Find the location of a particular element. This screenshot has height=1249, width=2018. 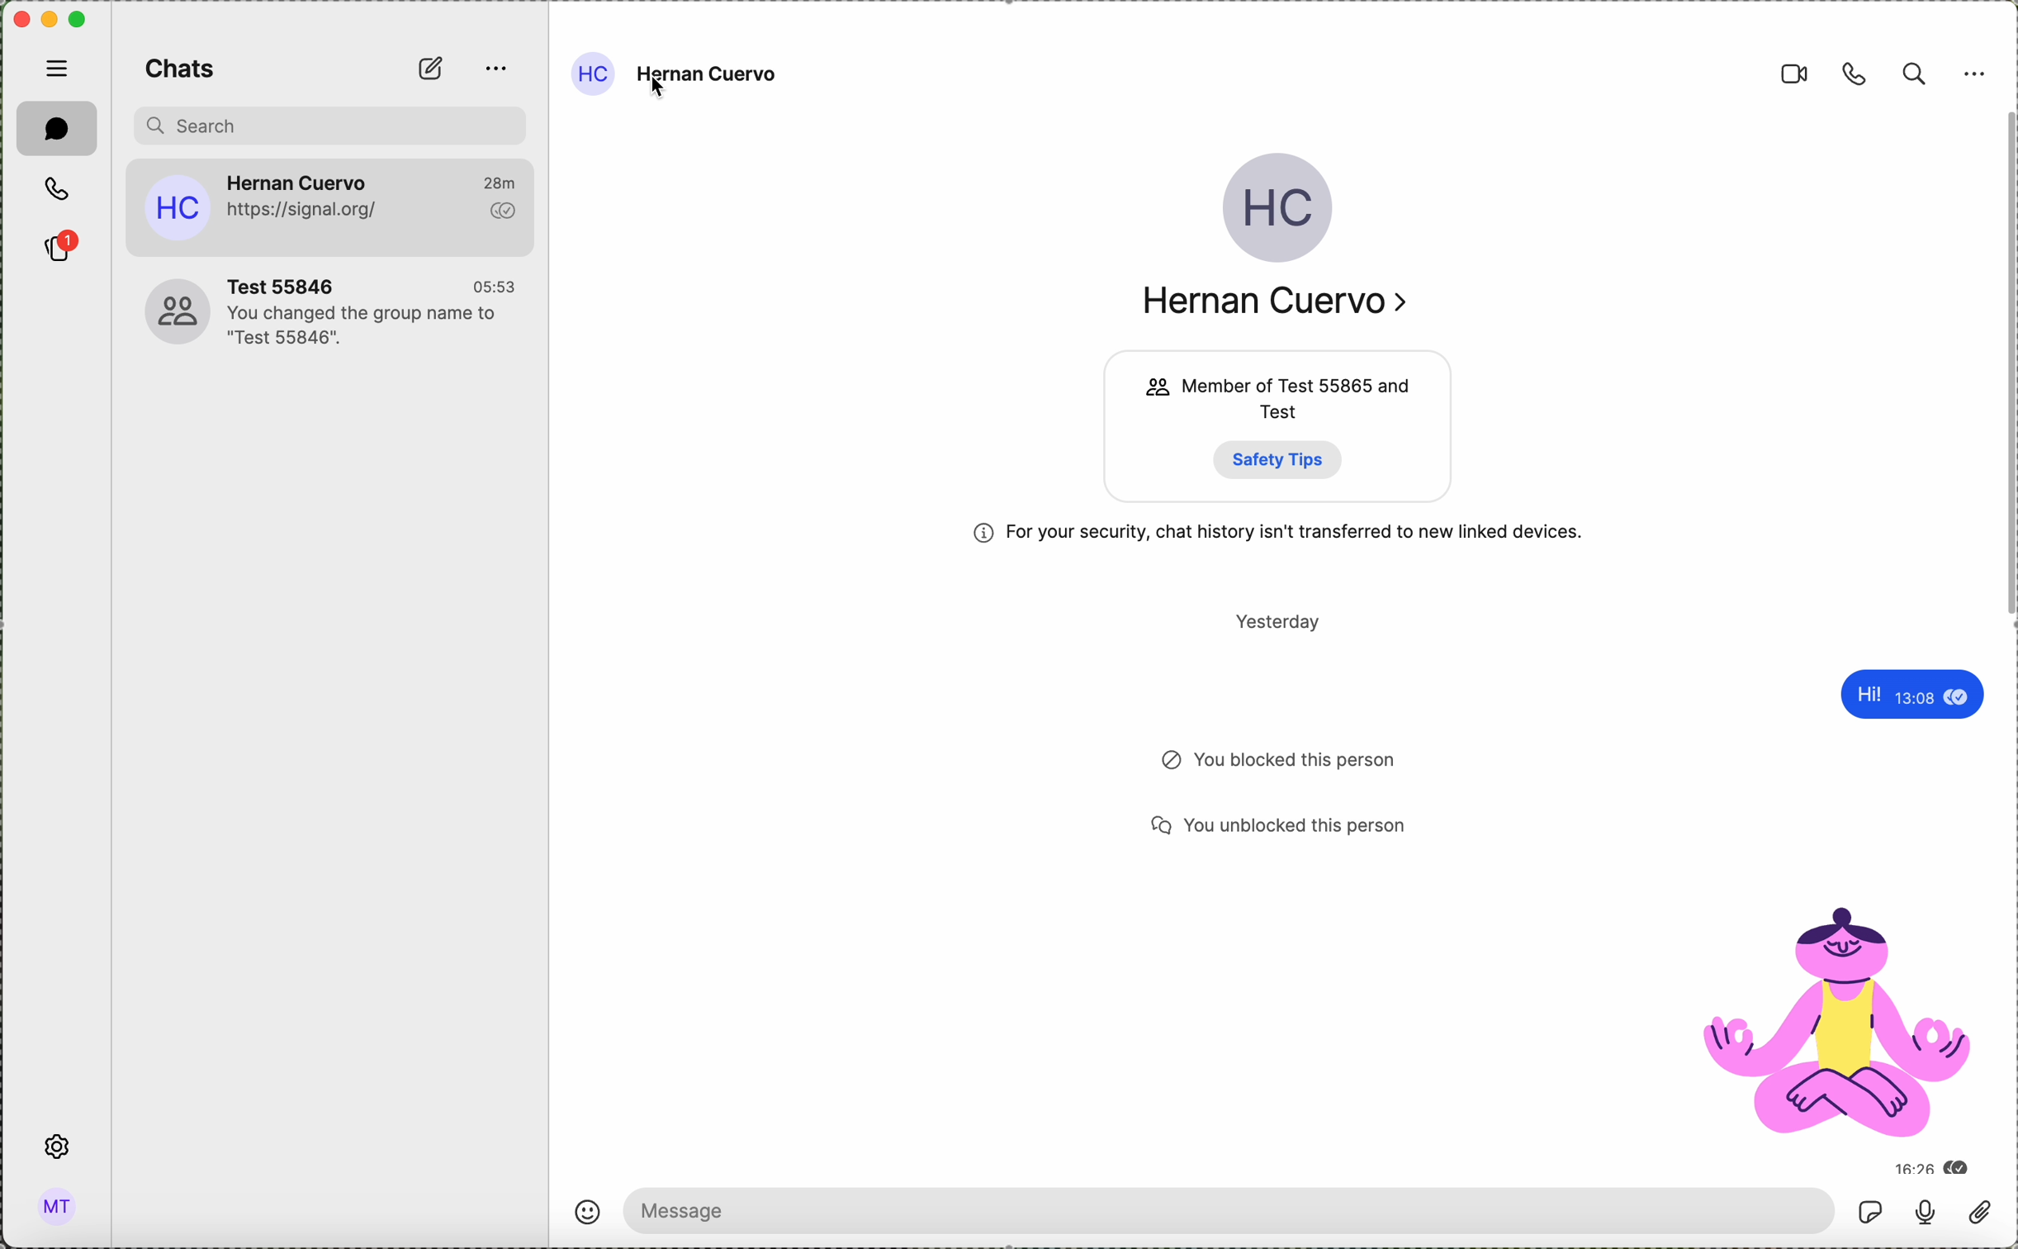

Member of Test 55865 and Test is located at coordinates (1300, 398).